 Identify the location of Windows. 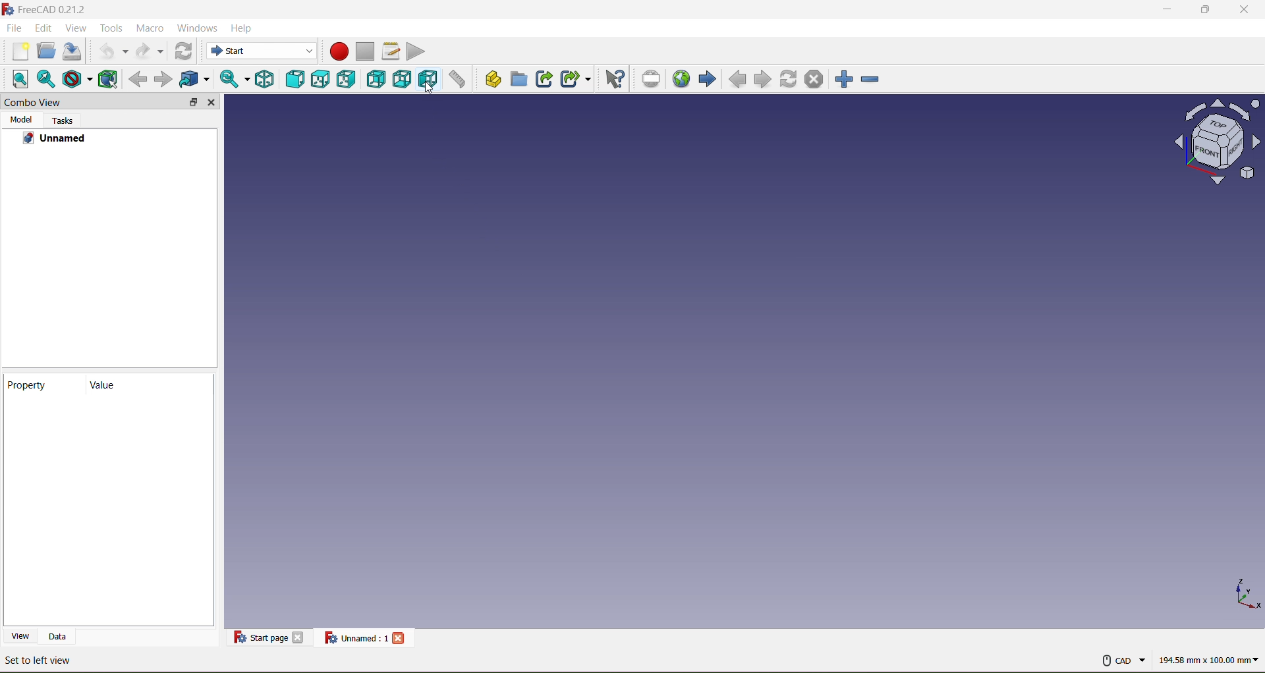
(197, 28).